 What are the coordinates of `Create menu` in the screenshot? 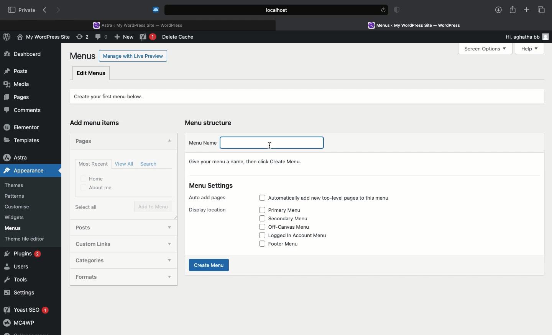 It's located at (210, 265).